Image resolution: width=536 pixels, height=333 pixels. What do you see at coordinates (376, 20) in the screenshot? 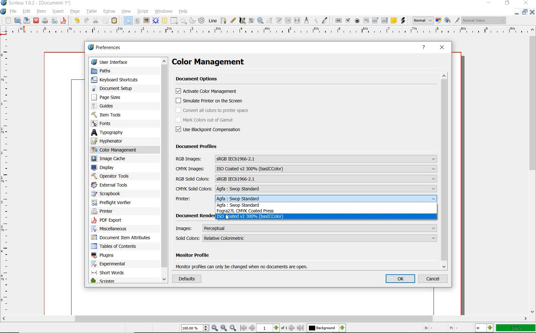
I see `pdf combo box` at bounding box center [376, 20].